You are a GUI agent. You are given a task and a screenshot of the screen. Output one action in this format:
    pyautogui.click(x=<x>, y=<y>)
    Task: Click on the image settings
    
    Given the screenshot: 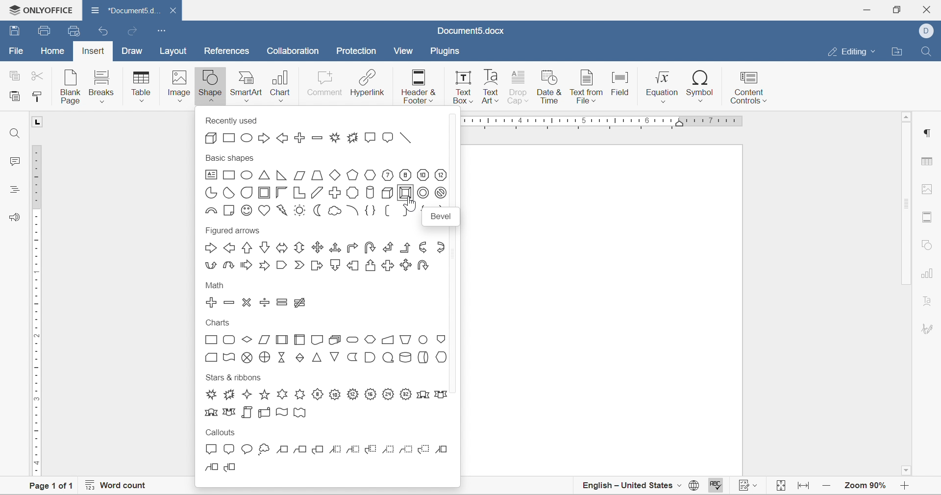 What is the action you would take?
    pyautogui.click(x=931, y=189)
    